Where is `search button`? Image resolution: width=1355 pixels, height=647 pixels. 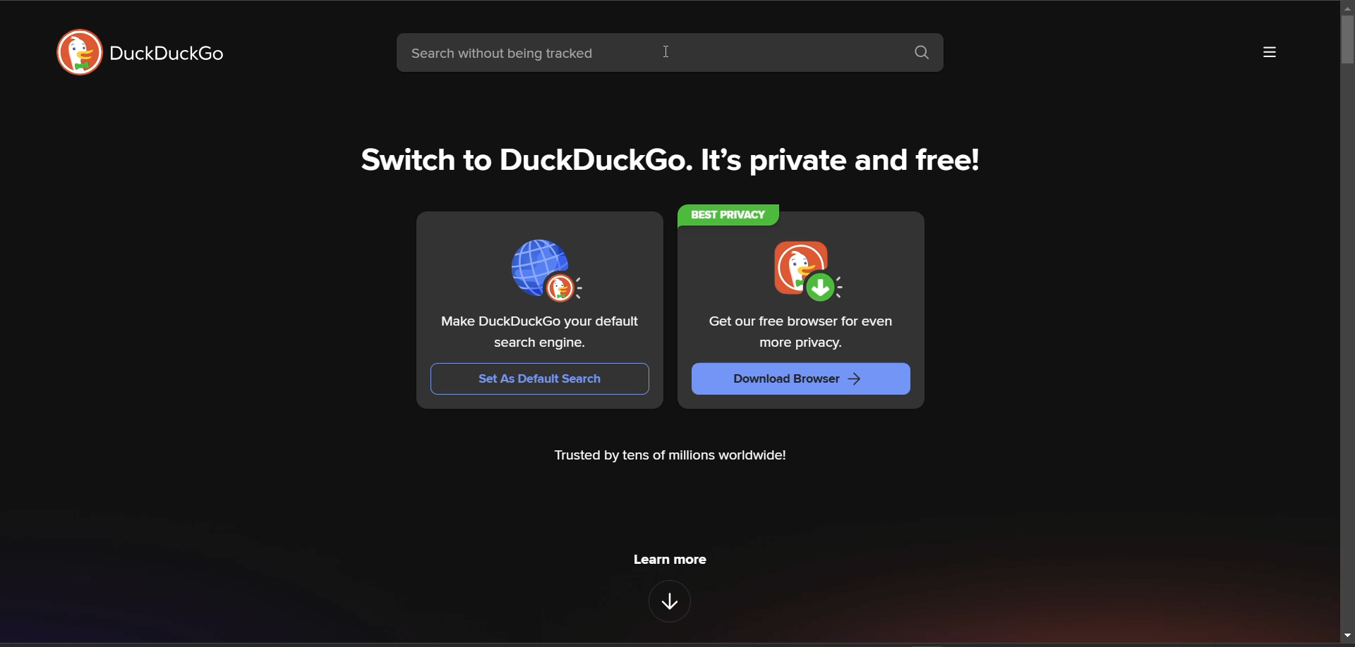
search button is located at coordinates (927, 56).